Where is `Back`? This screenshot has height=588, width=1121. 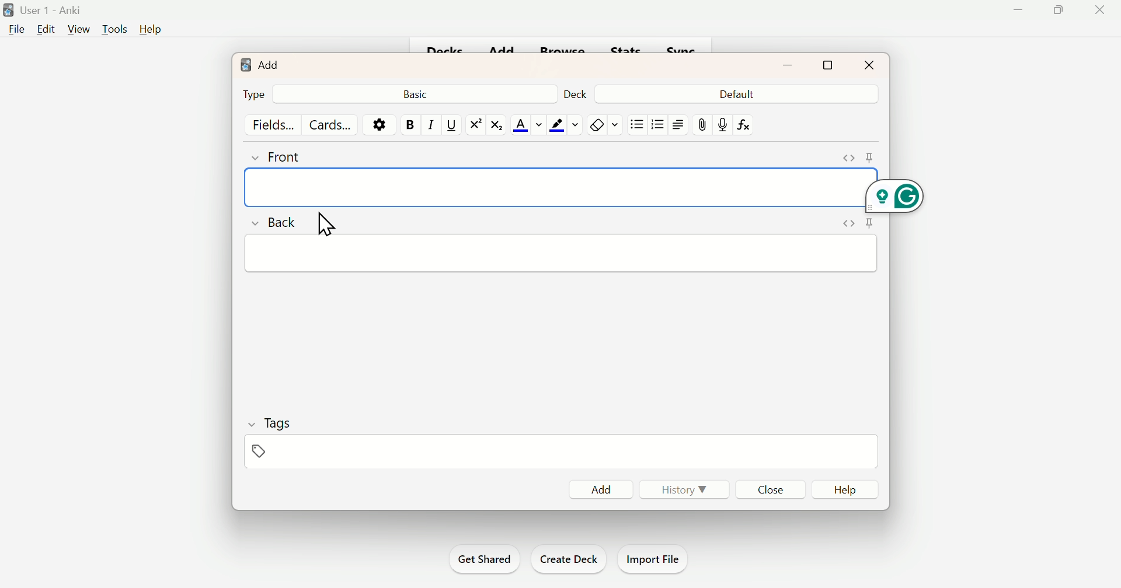
Back is located at coordinates (278, 225).